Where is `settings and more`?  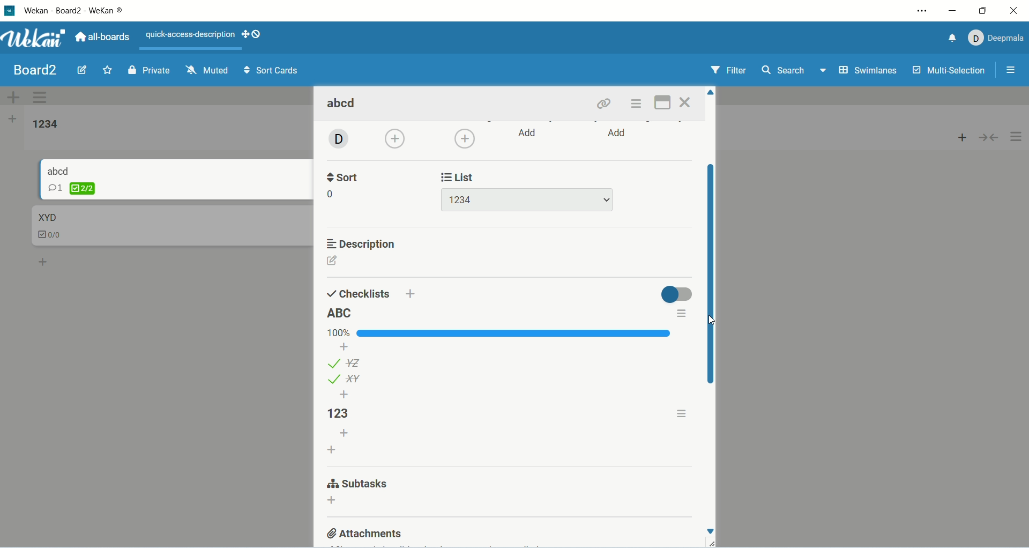 settings and more is located at coordinates (922, 12).